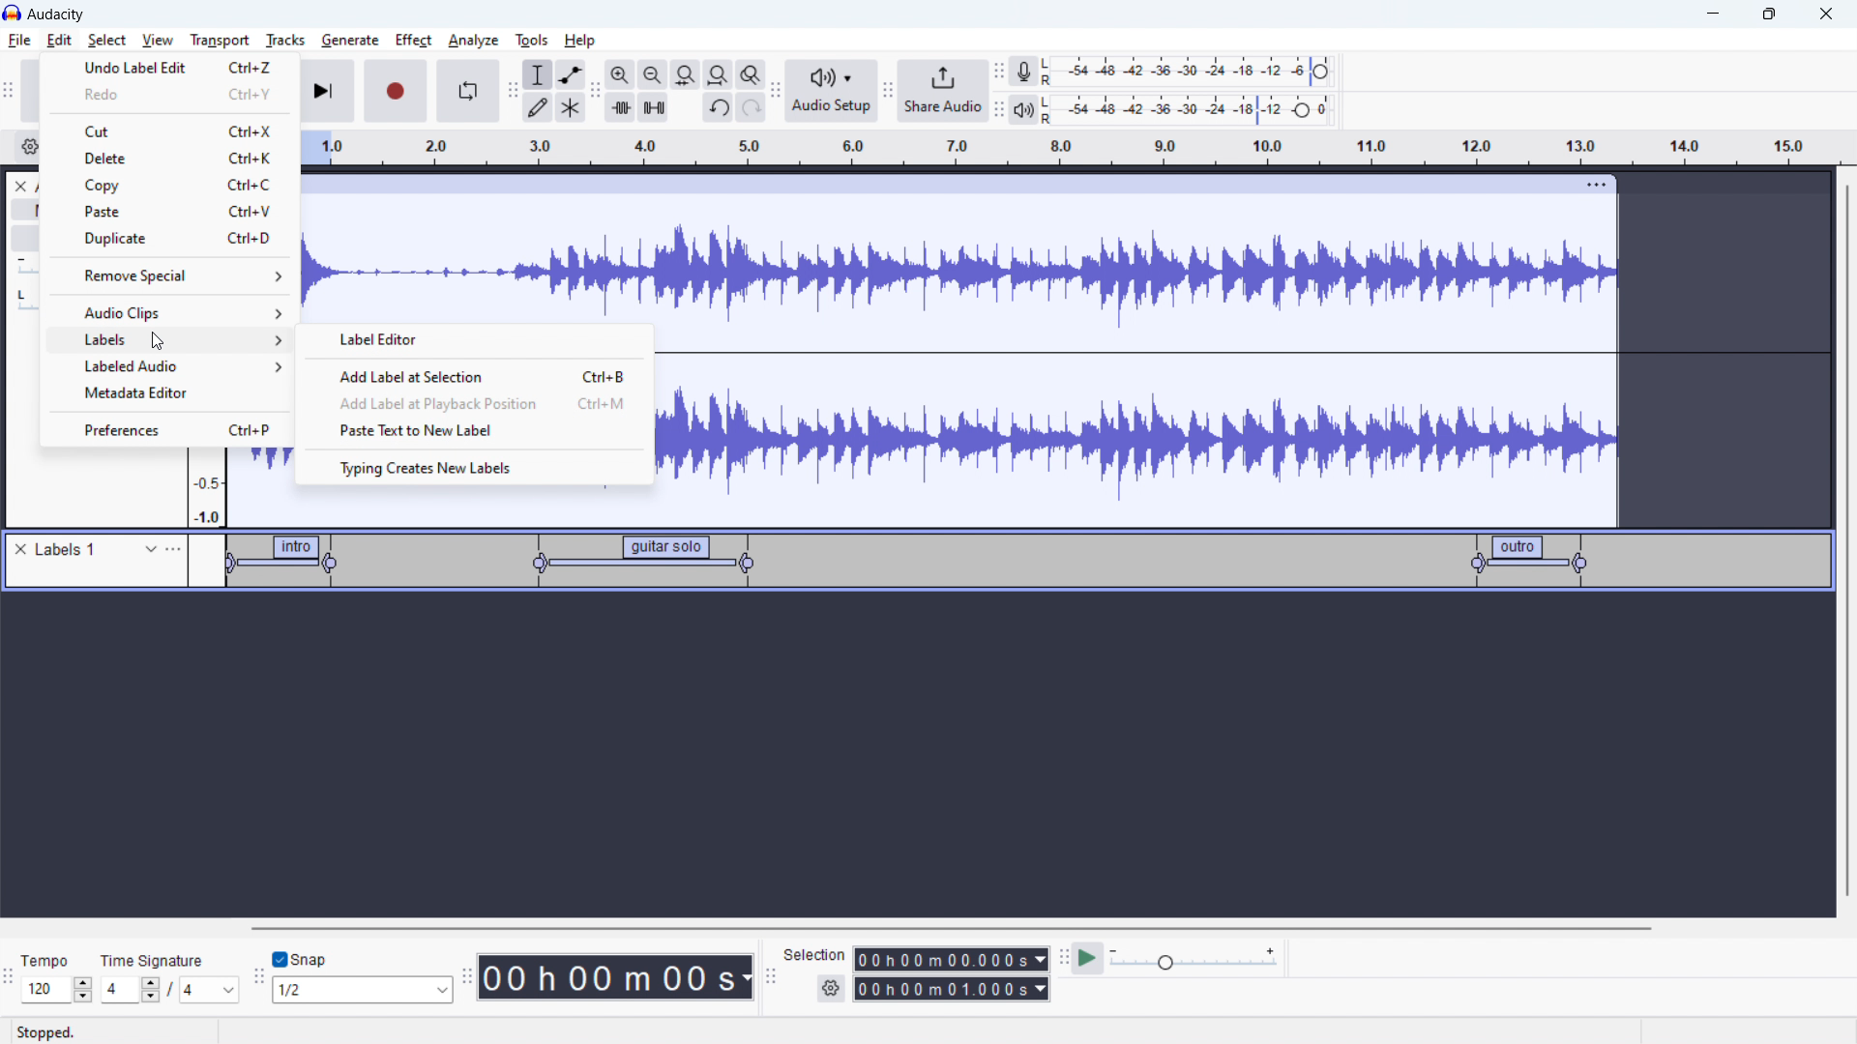 This screenshot has width=1857, height=1044. What do you see at coordinates (14, 94) in the screenshot?
I see `transport toolbar` at bounding box center [14, 94].